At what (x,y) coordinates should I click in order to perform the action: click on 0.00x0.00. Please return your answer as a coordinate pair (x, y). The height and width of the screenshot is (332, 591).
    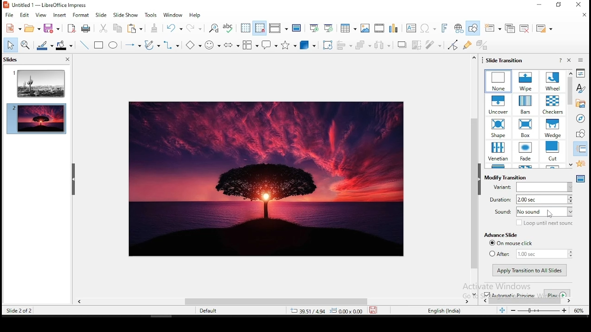
    Looking at the image, I should click on (346, 311).